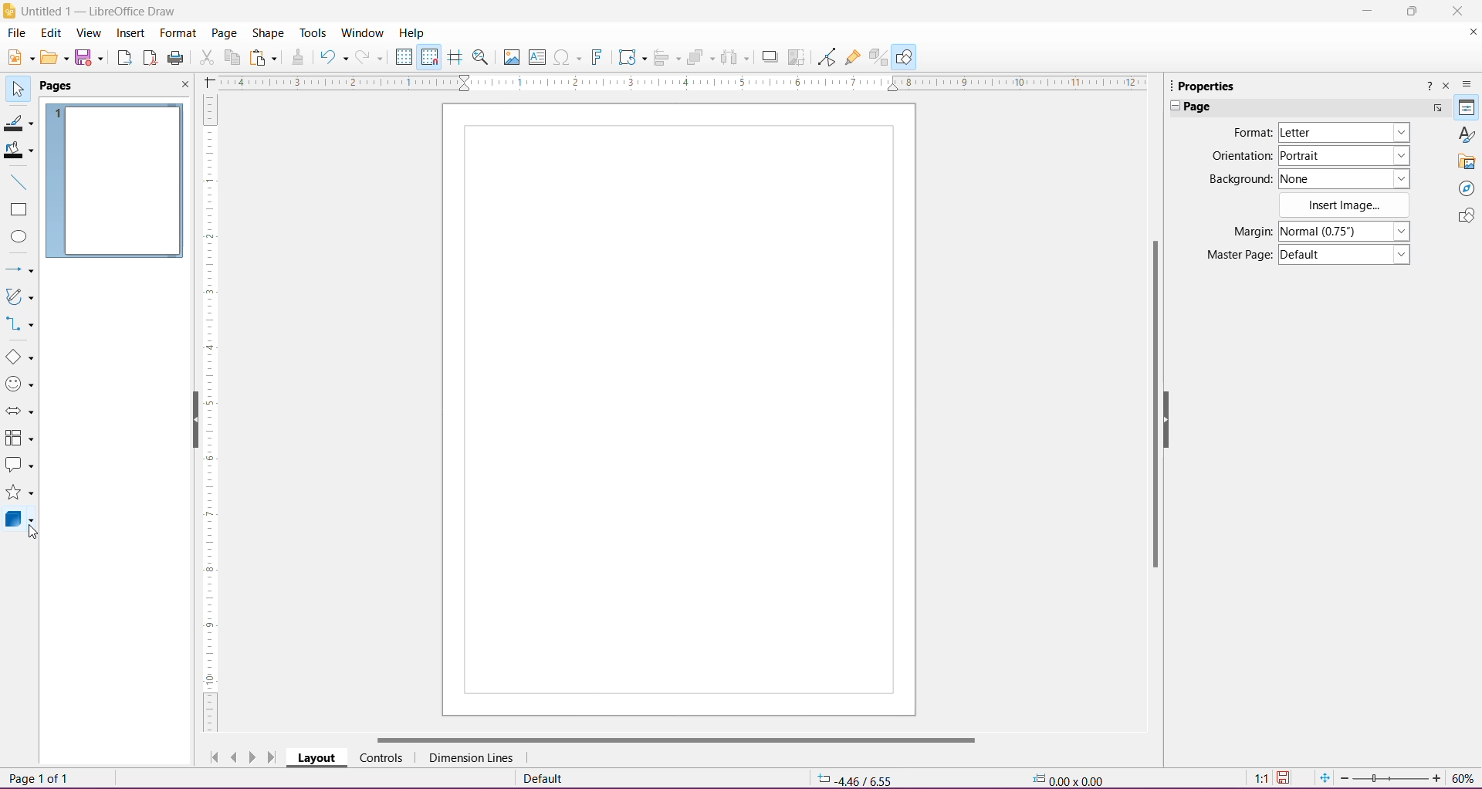  What do you see at coordinates (1465, 217) in the screenshot?
I see `Shapes` at bounding box center [1465, 217].